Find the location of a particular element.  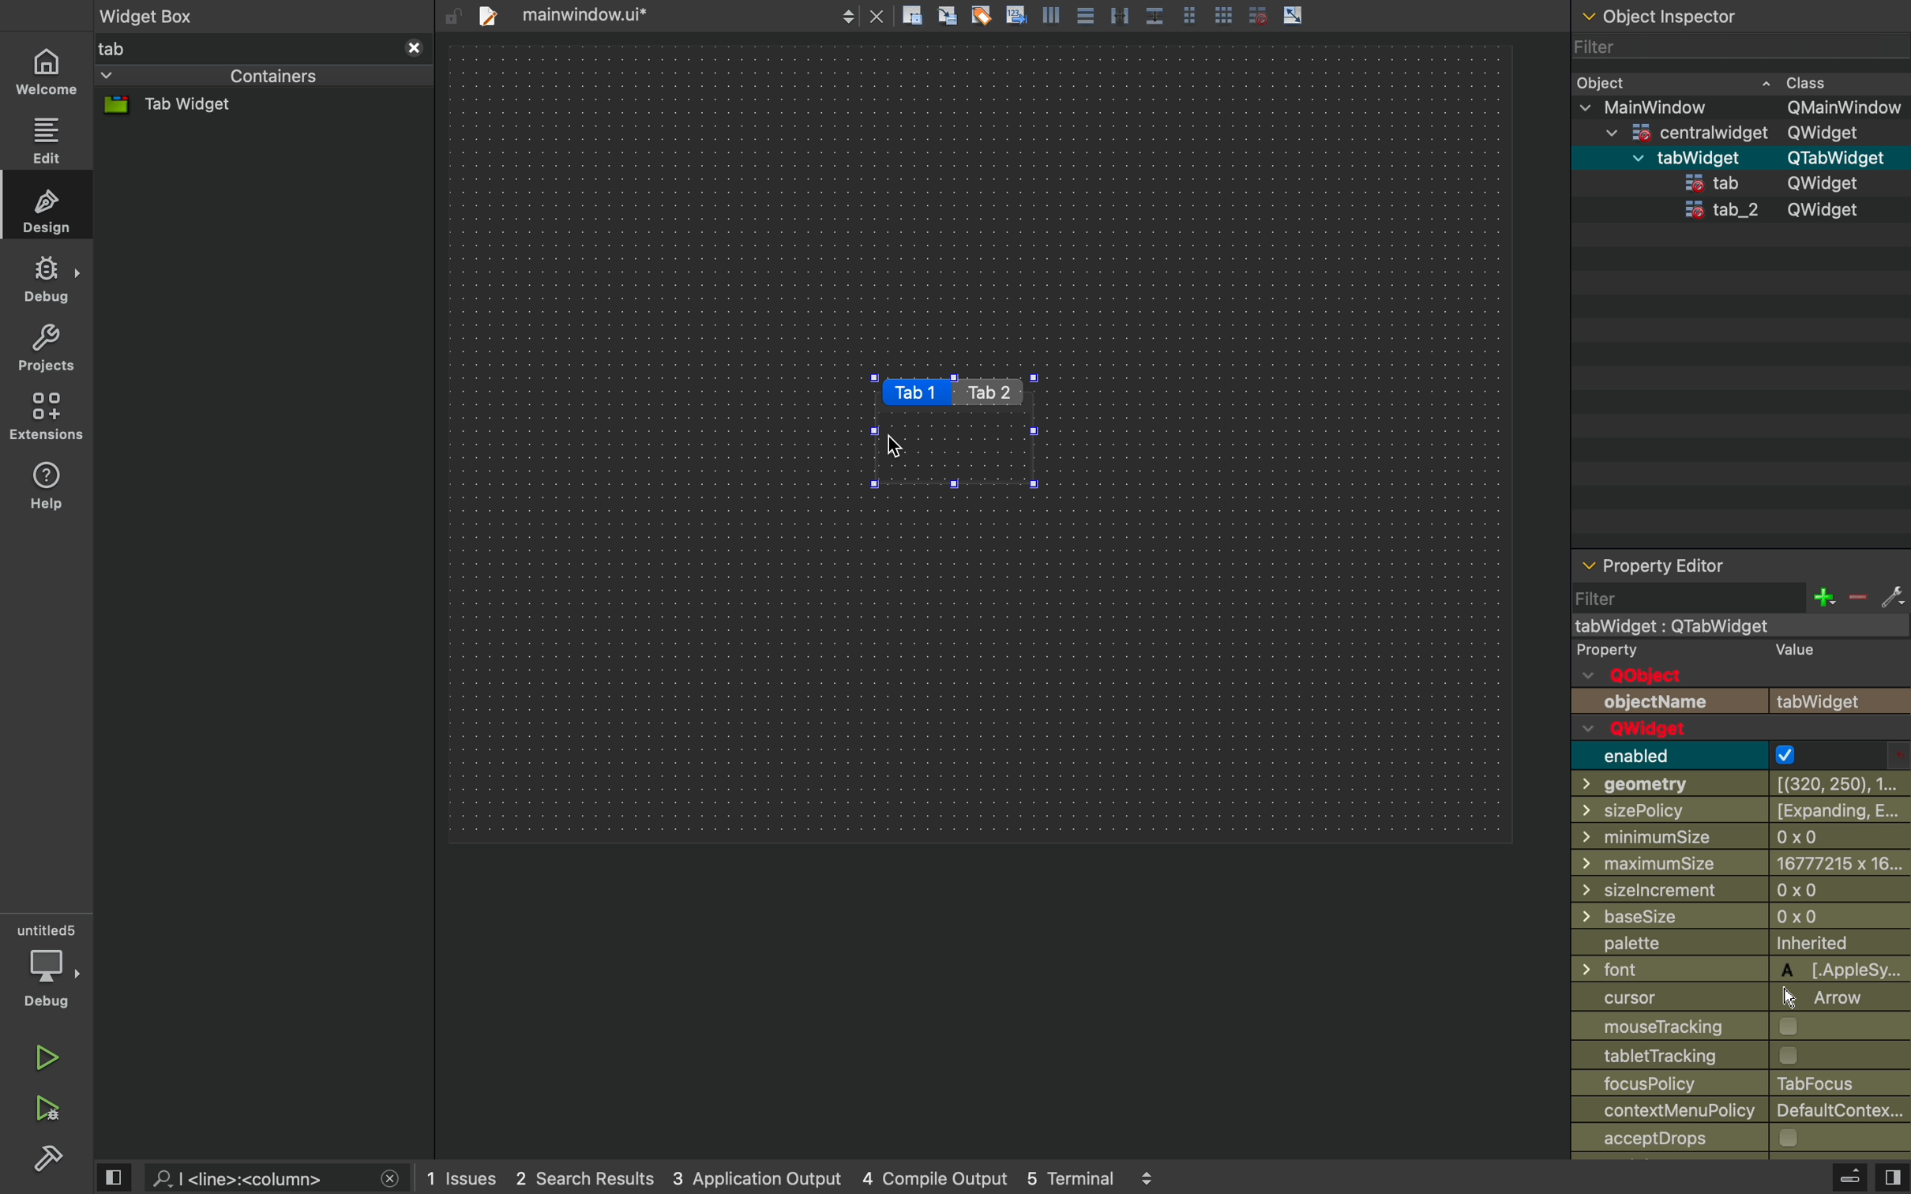

next/back is located at coordinates (847, 15).